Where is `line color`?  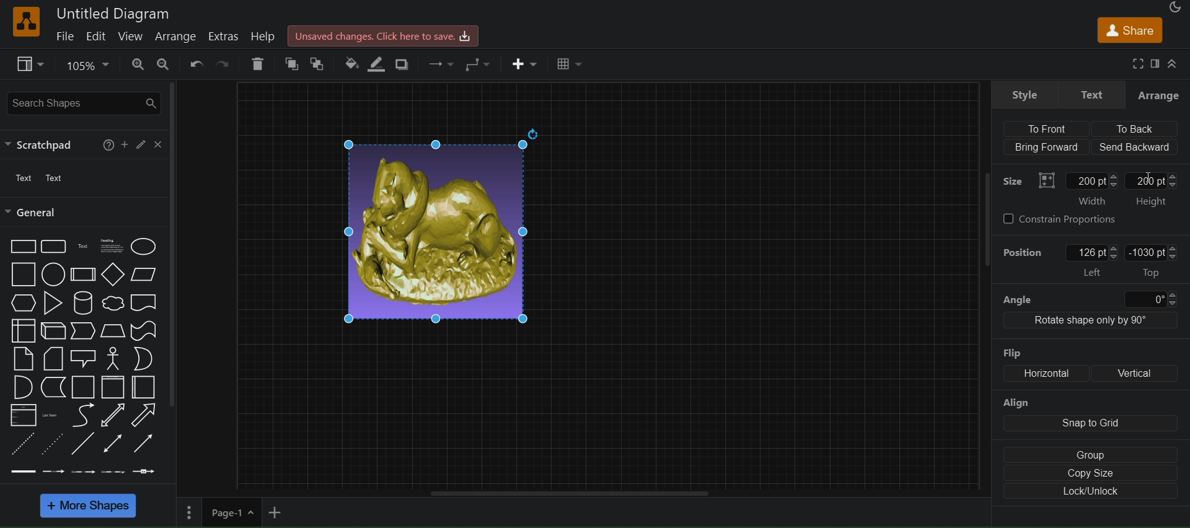 line color is located at coordinates (378, 65).